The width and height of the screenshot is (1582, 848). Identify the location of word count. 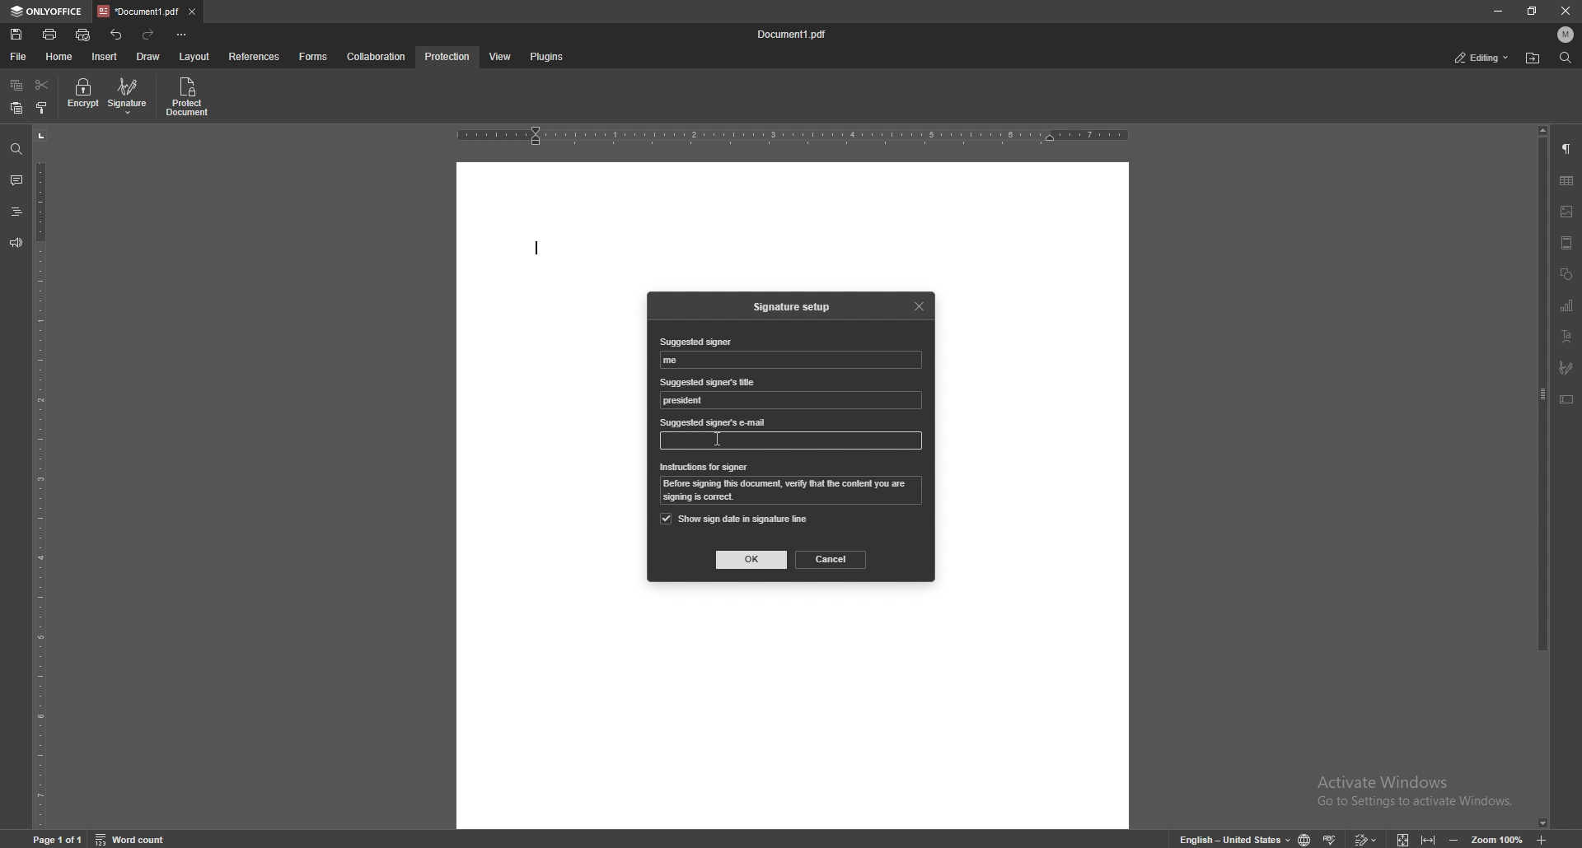
(141, 838).